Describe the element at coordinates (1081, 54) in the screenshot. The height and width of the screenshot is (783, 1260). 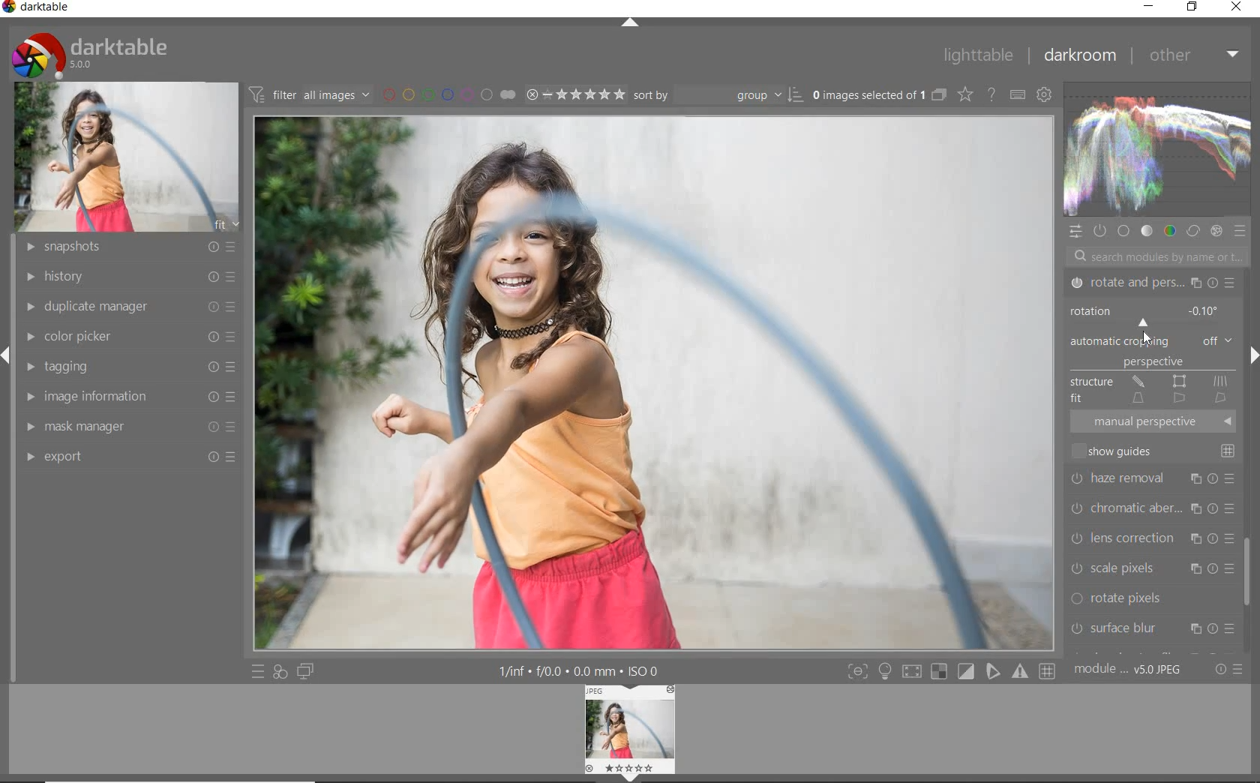
I see `darkroom` at that location.